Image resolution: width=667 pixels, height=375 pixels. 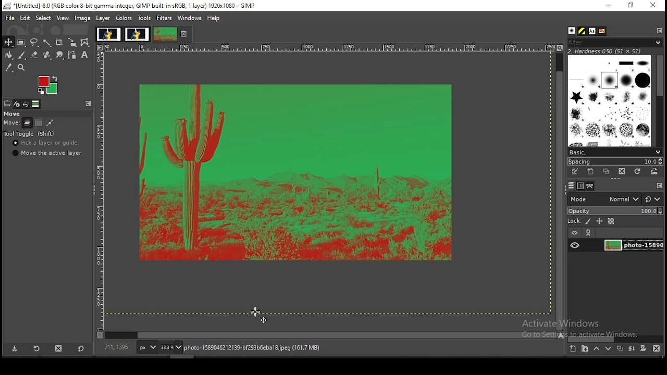 I want to click on paint brush tool, so click(x=22, y=55).